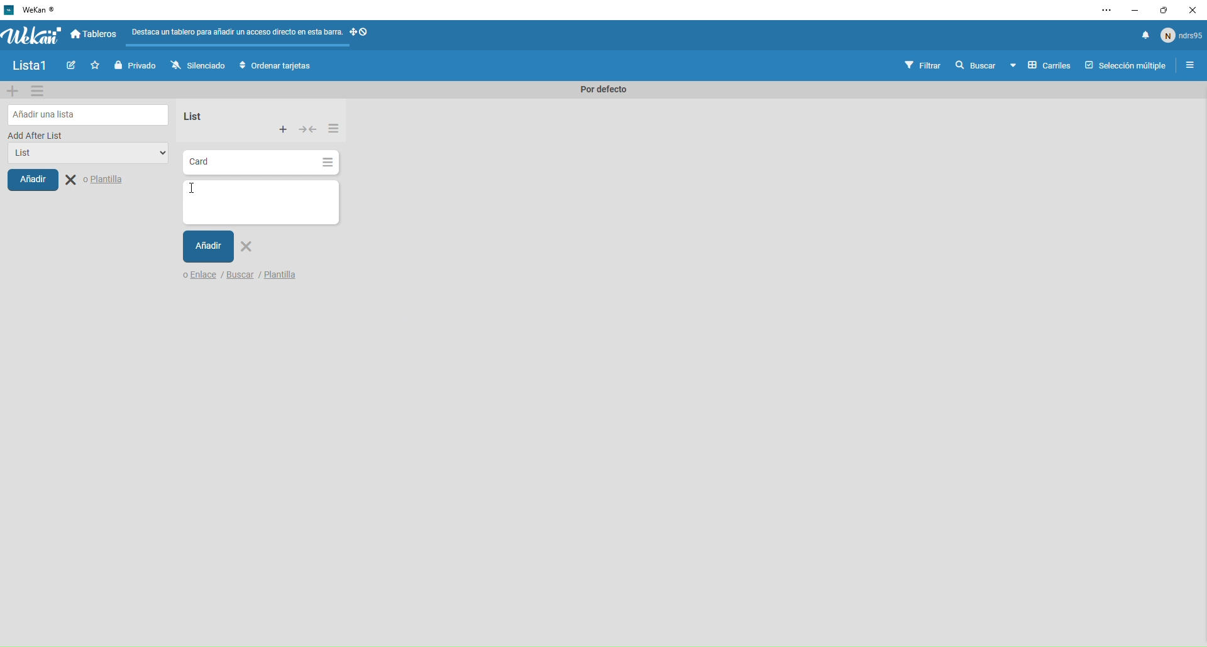 The height and width of the screenshot is (647, 1207). Describe the element at coordinates (249, 249) in the screenshot. I see `Delete` at that location.